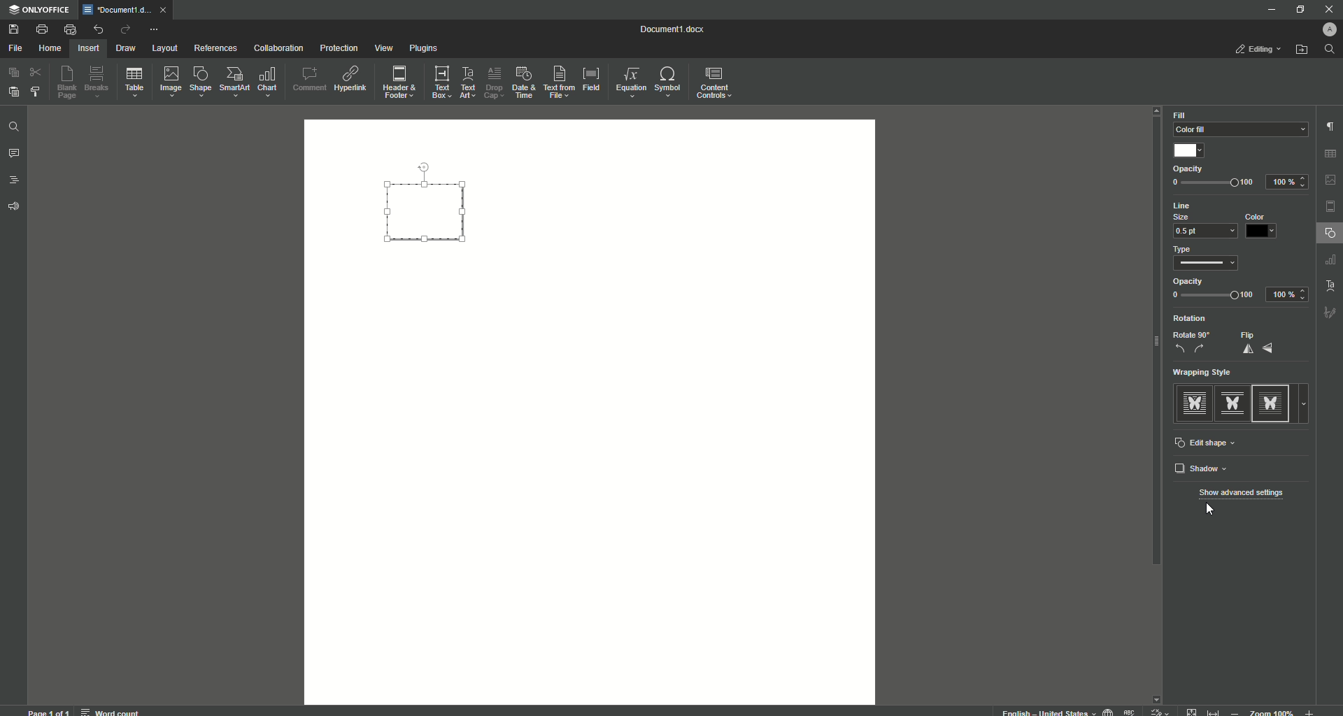 The width and height of the screenshot is (1343, 716). What do you see at coordinates (1328, 284) in the screenshot?
I see `Text Art Settings` at bounding box center [1328, 284].